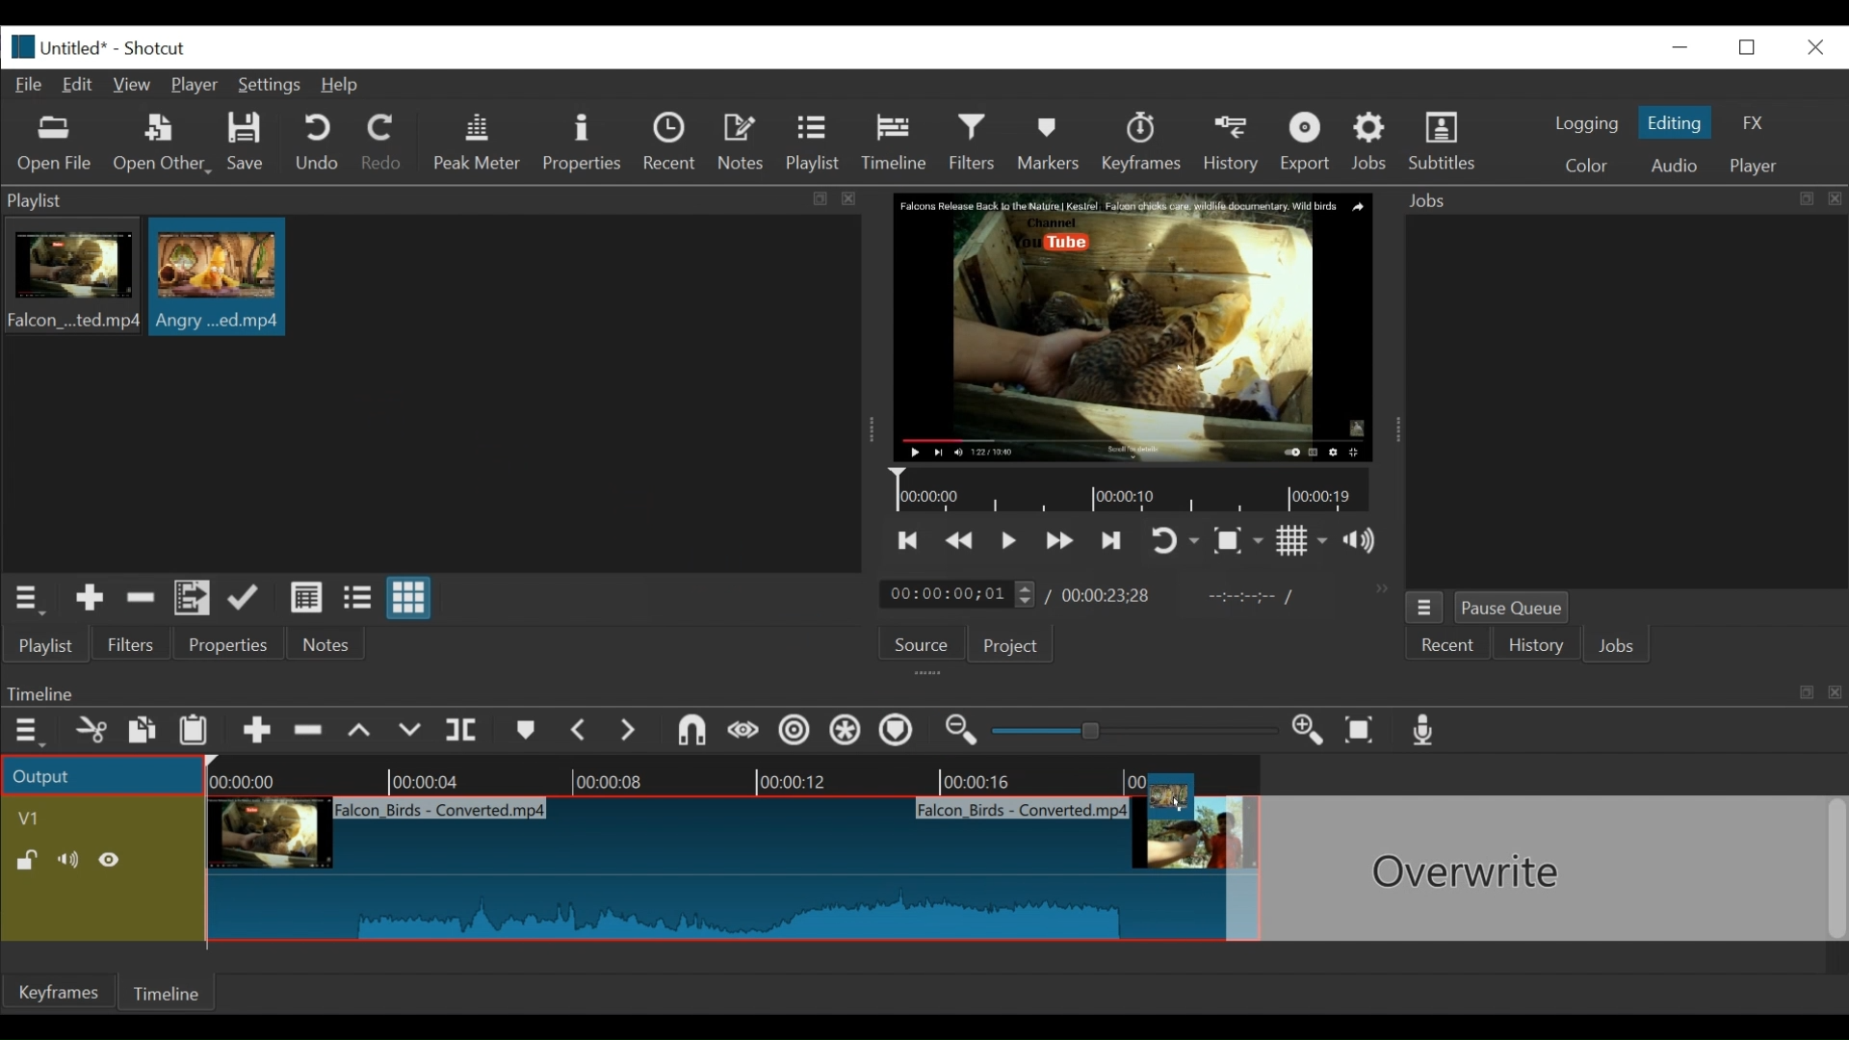 Image resolution: width=1849 pixels, height=1040 pixels. Describe the element at coordinates (311, 734) in the screenshot. I see `Remove cut` at that location.